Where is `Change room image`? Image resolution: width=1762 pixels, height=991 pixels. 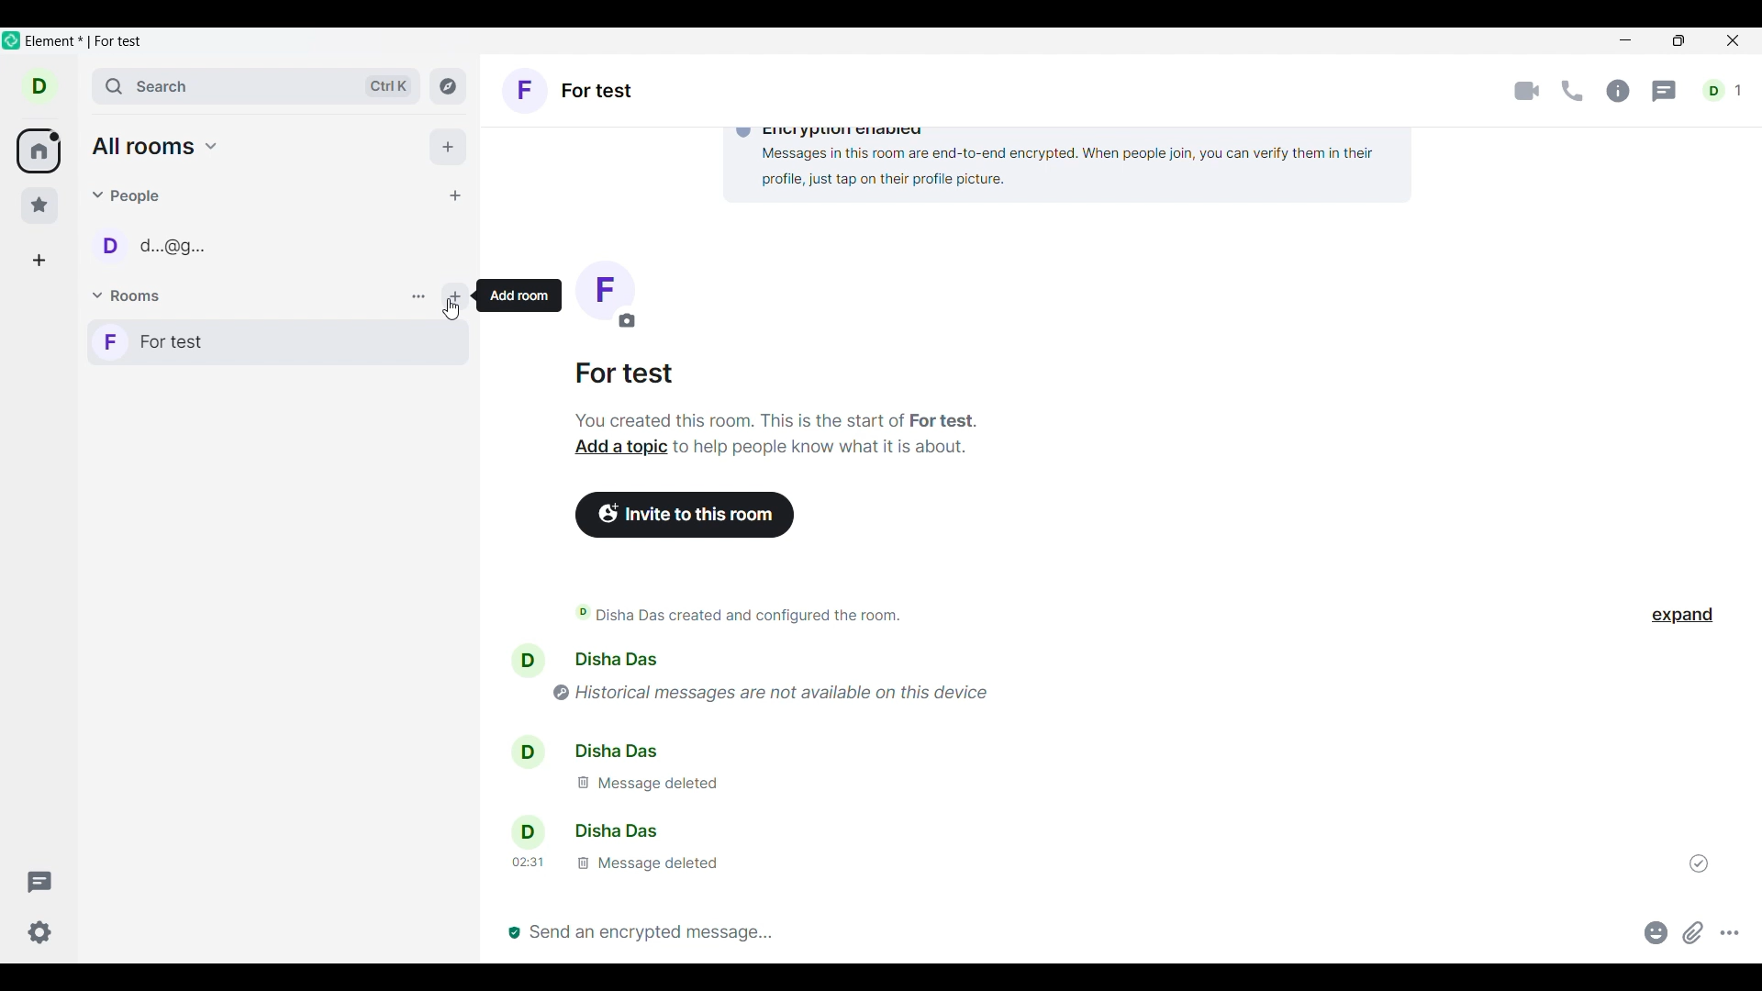
Change room image is located at coordinates (605, 295).